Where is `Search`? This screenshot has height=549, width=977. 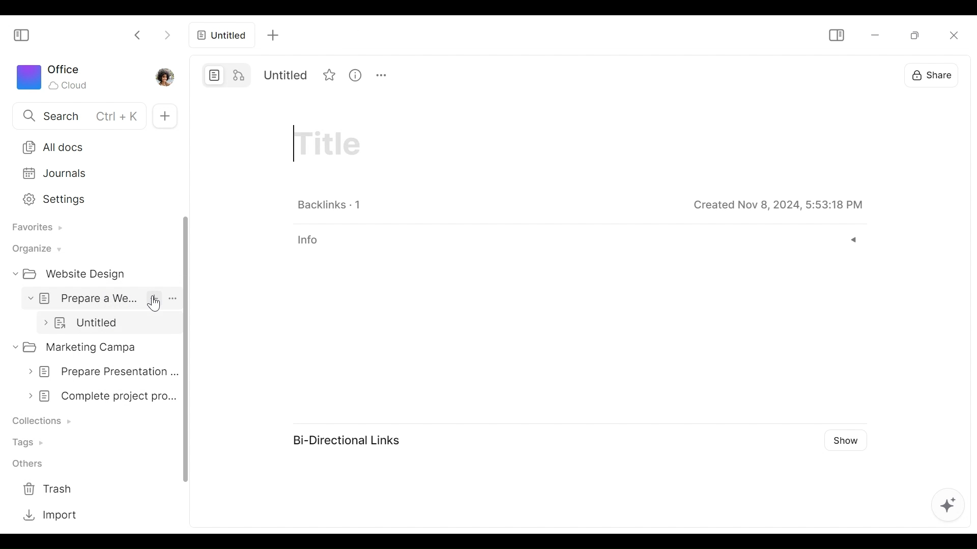
Search is located at coordinates (73, 115).